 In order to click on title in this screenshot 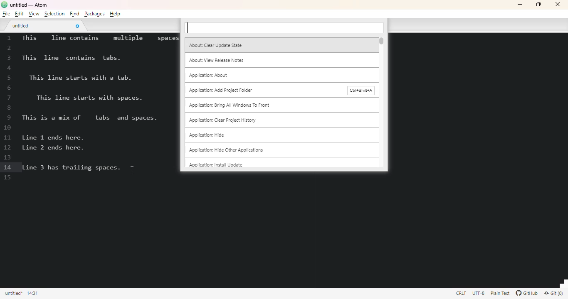, I will do `click(29, 5)`.